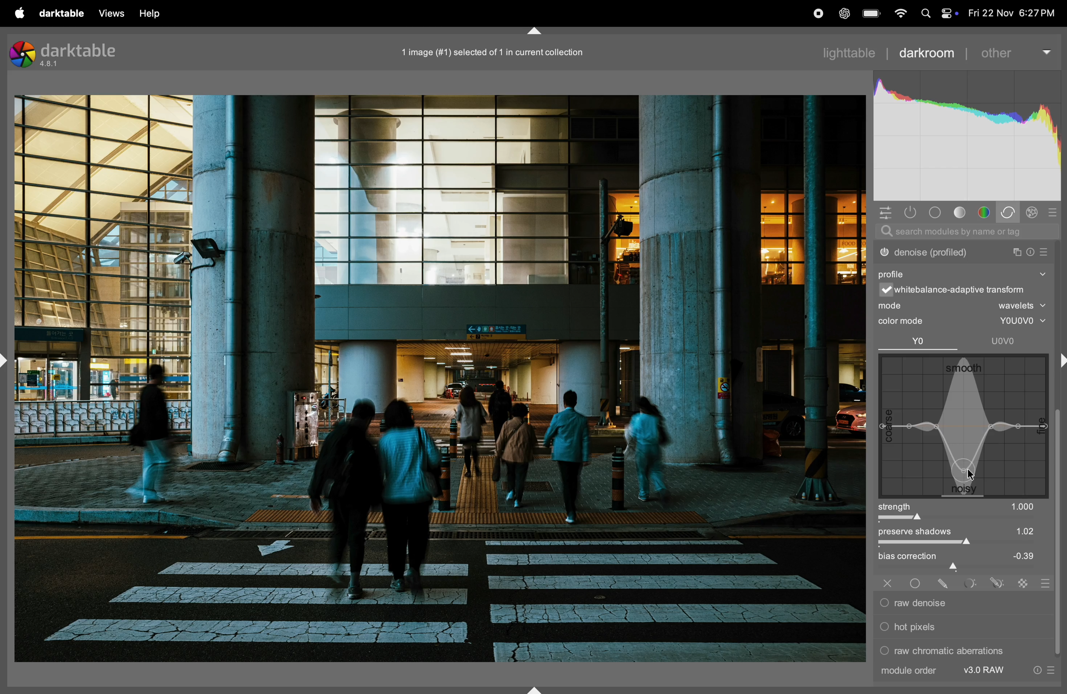  Describe the element at coordinates (998, 582) in the screenshot. I see `drawn & parametric mask` at that location.